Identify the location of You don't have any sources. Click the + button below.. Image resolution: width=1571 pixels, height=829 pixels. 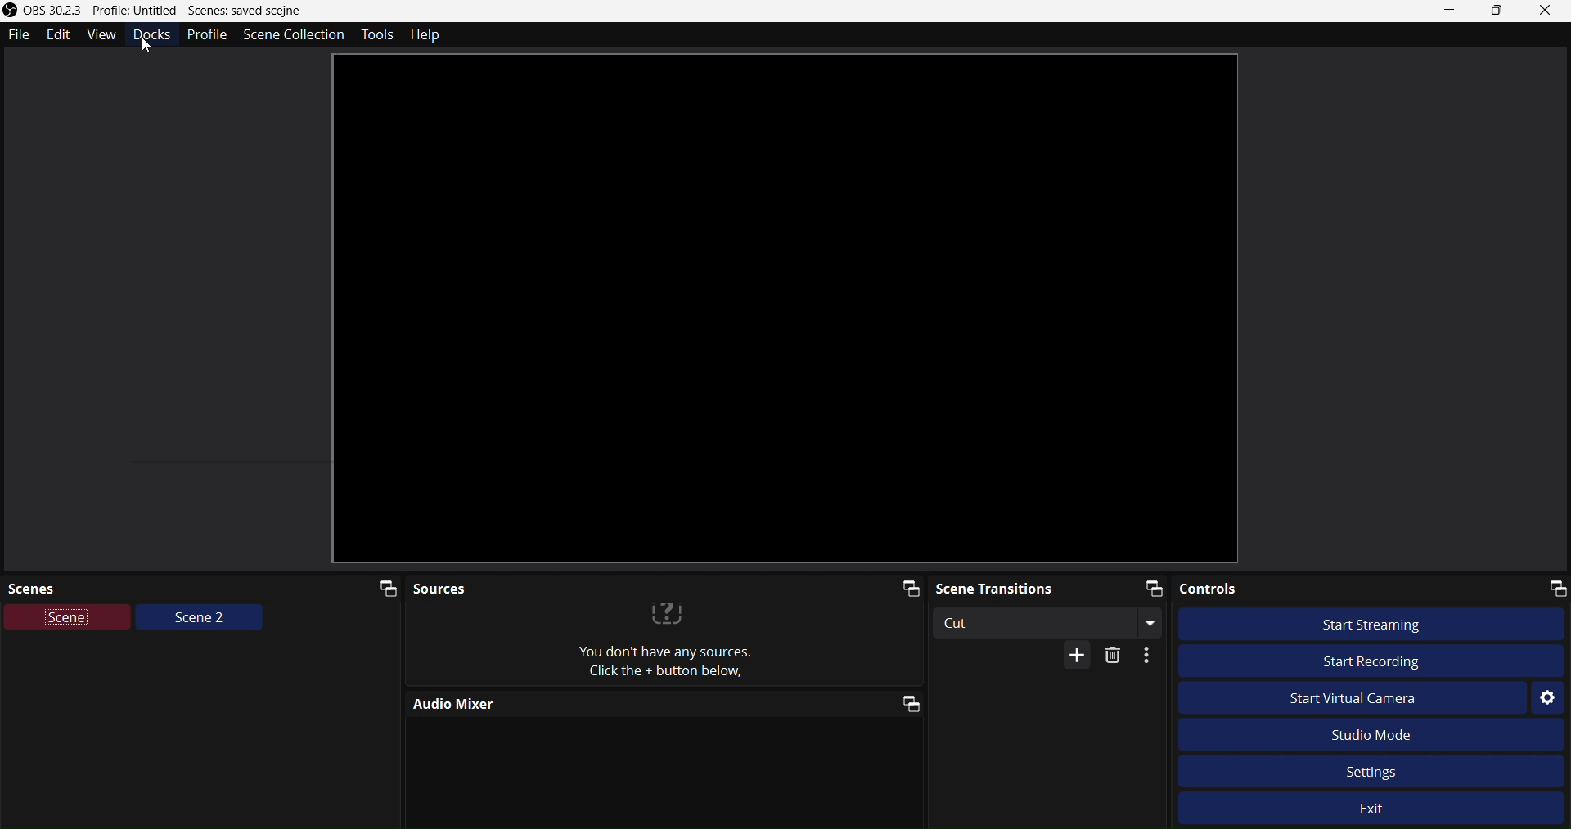
(666, 643).